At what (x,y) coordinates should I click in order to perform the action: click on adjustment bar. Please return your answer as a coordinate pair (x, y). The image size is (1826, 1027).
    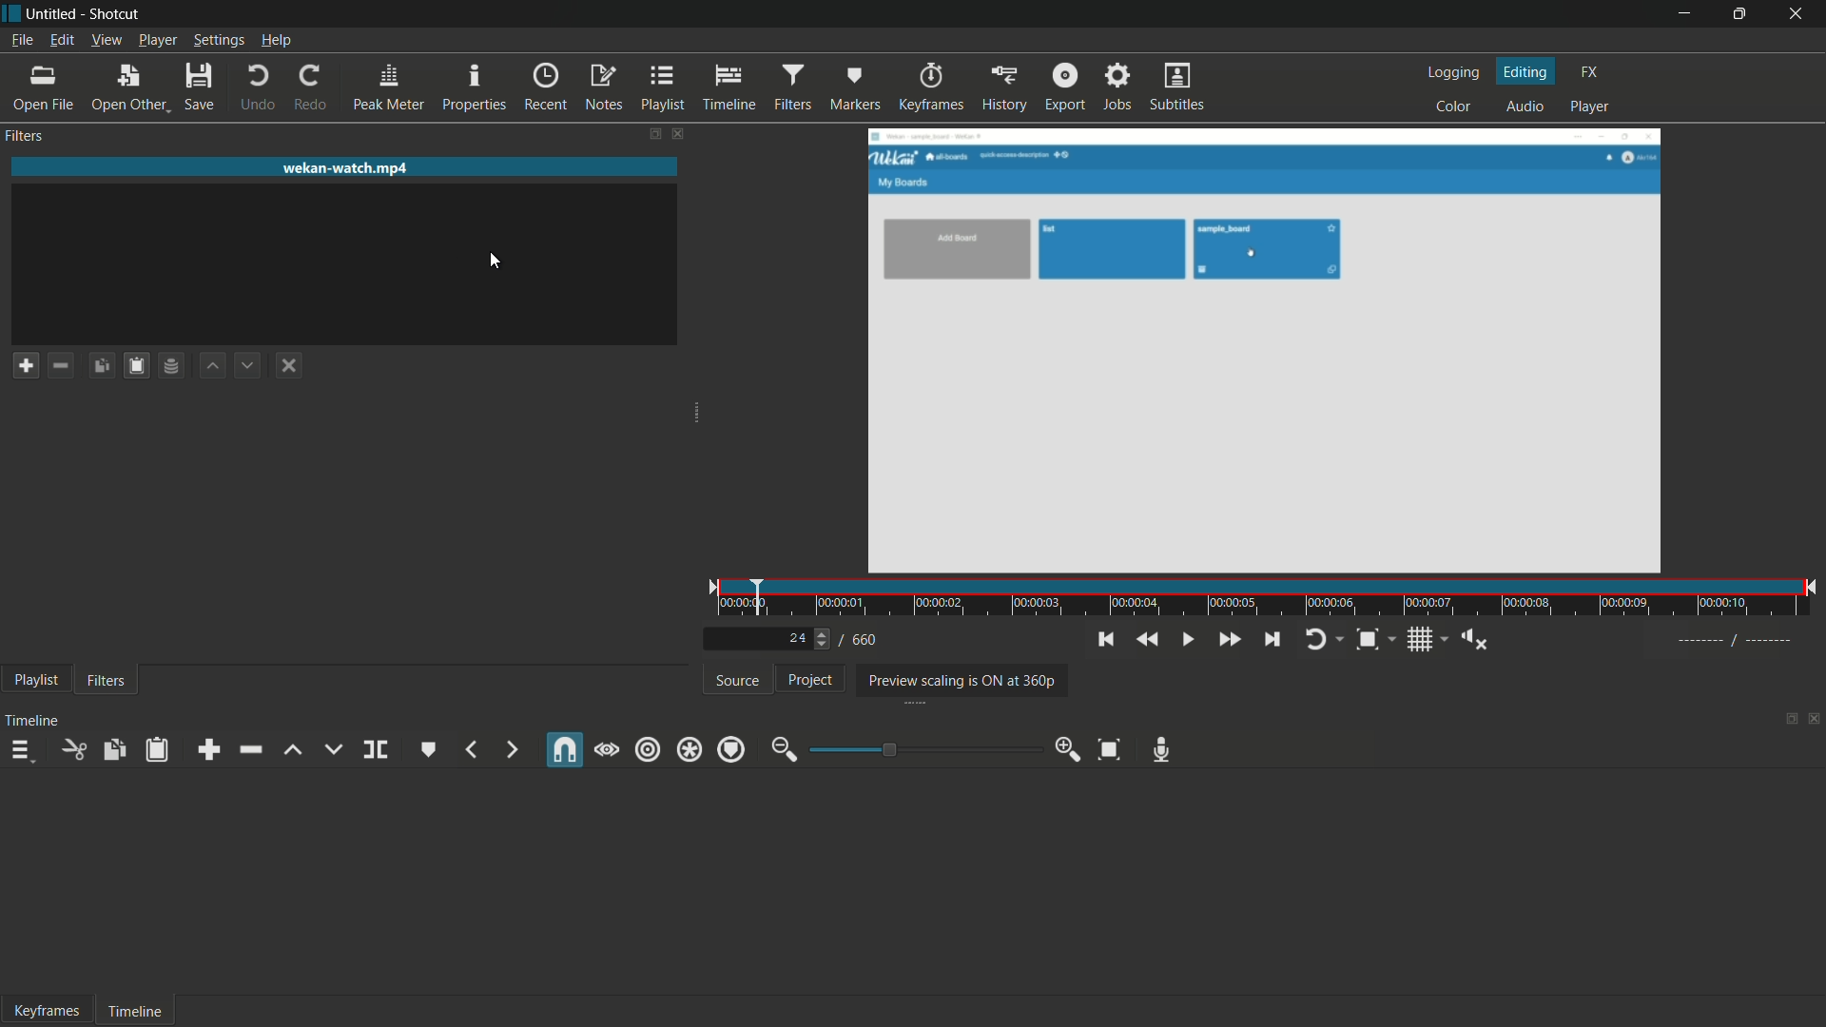
    Looking at the image, I should click on (923, 749).